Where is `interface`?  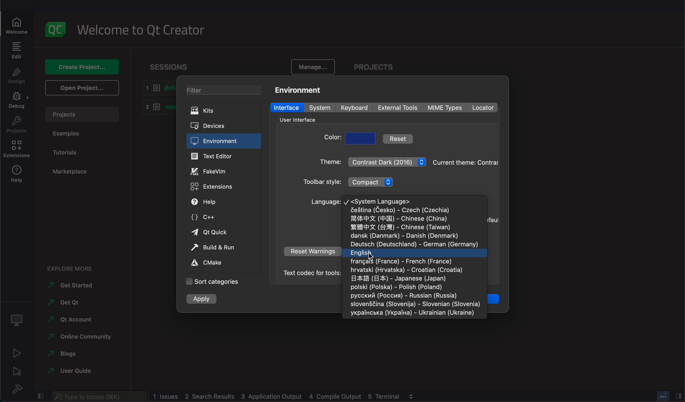
interface is located at coordinates (287, 107).